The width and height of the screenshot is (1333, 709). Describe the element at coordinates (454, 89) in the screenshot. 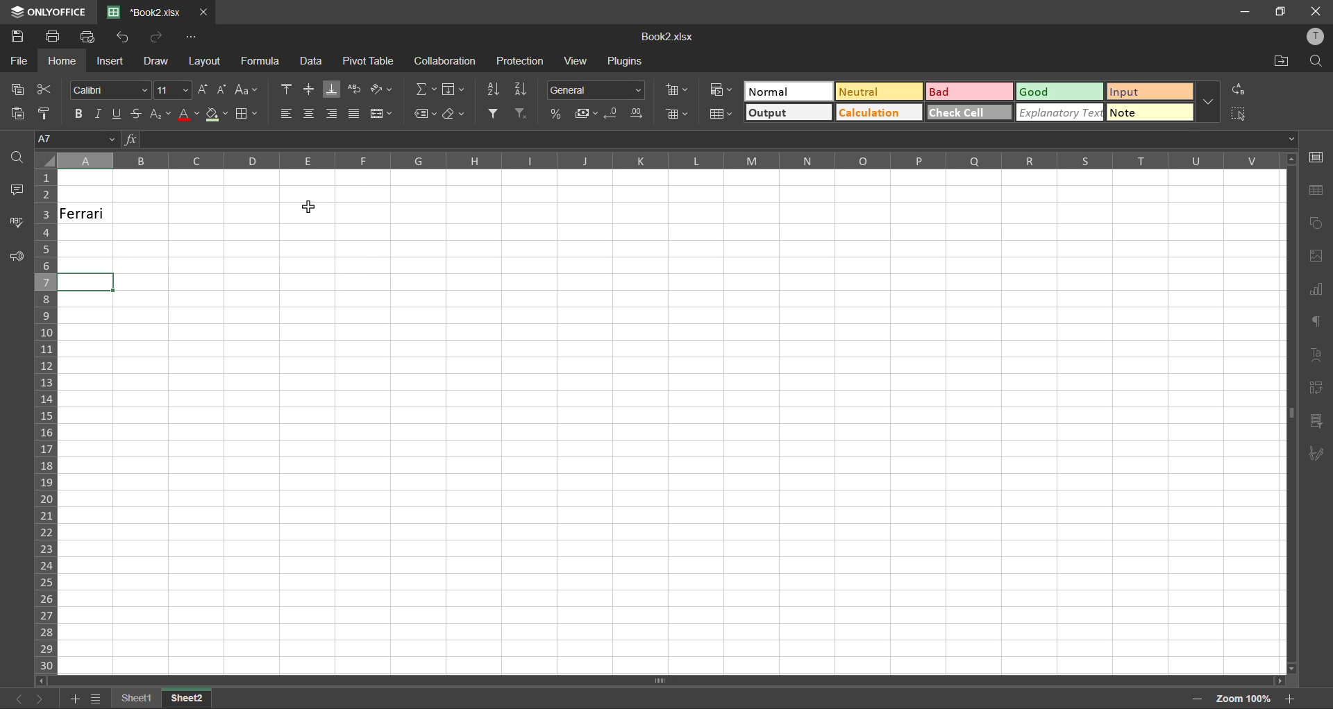

I see `fields` at that location.